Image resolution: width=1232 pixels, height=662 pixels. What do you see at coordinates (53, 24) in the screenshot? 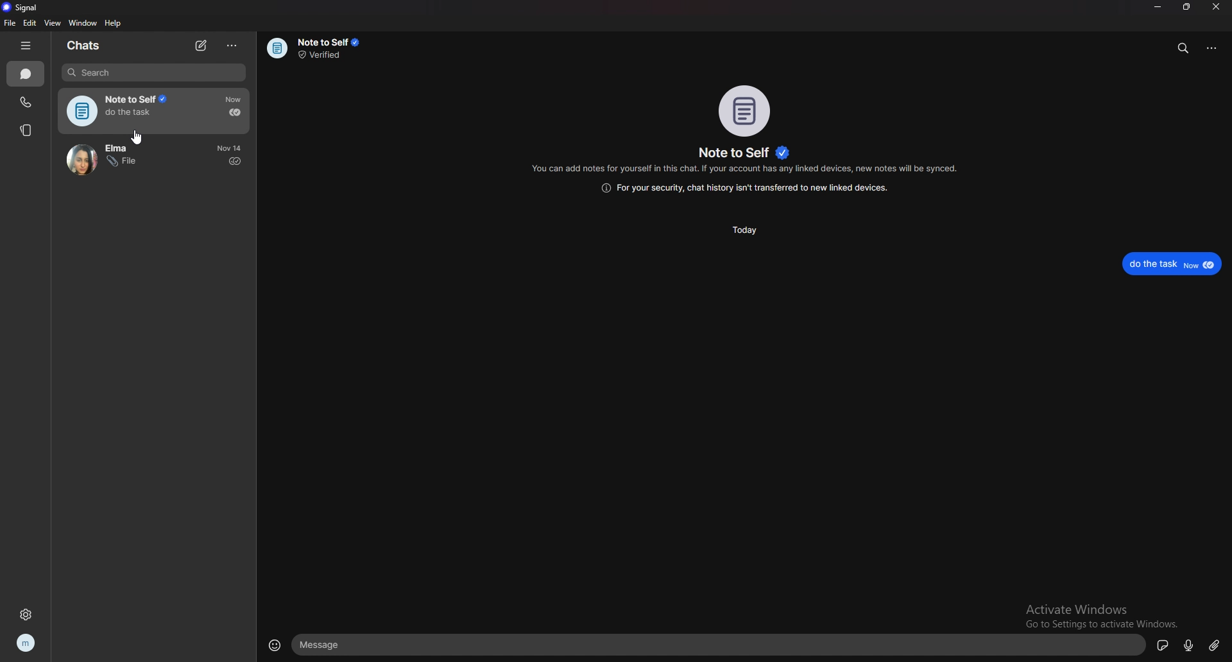
I see `view` at bounding box center [53, 24].